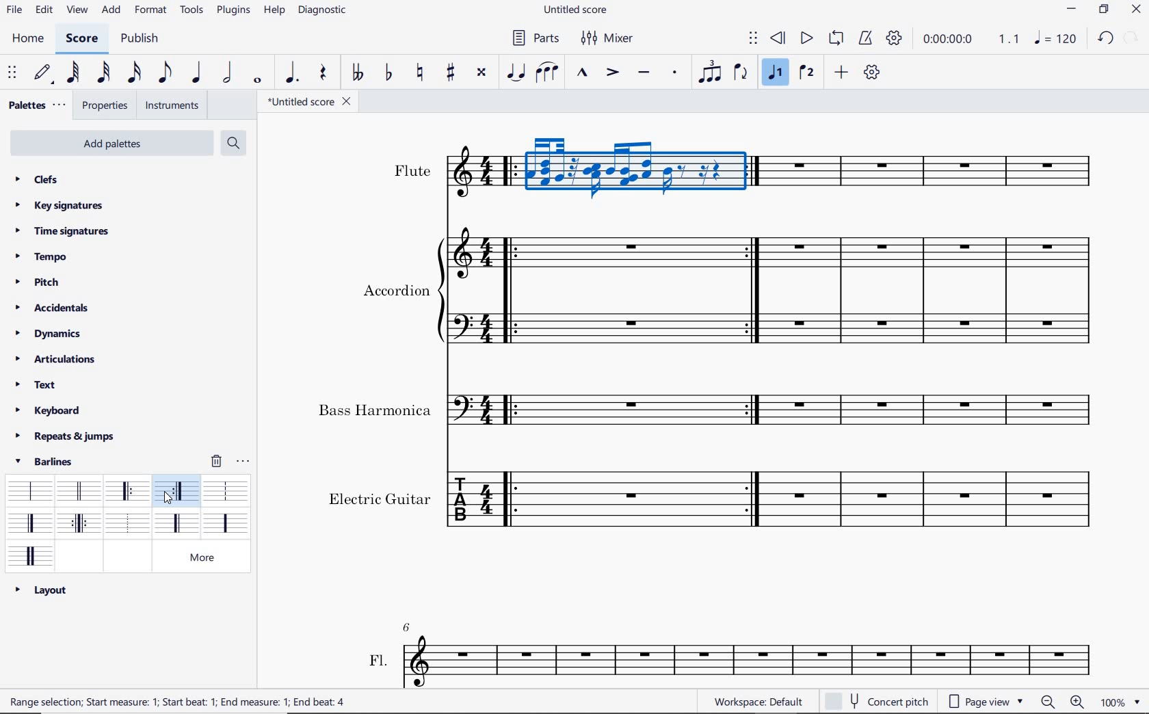 Image resolution: width=1149 pixels, height=714 pixels. What do you see at coordinates (48, 334) in the screenshot?
I see `dynamics` at bounding box center [48, 334].